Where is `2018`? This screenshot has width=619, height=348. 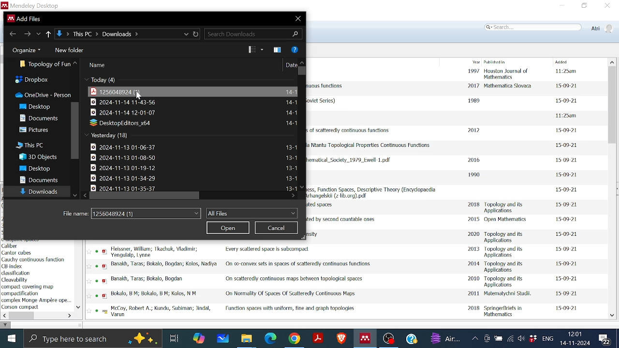 2018 is located at coordinates (473, 309).